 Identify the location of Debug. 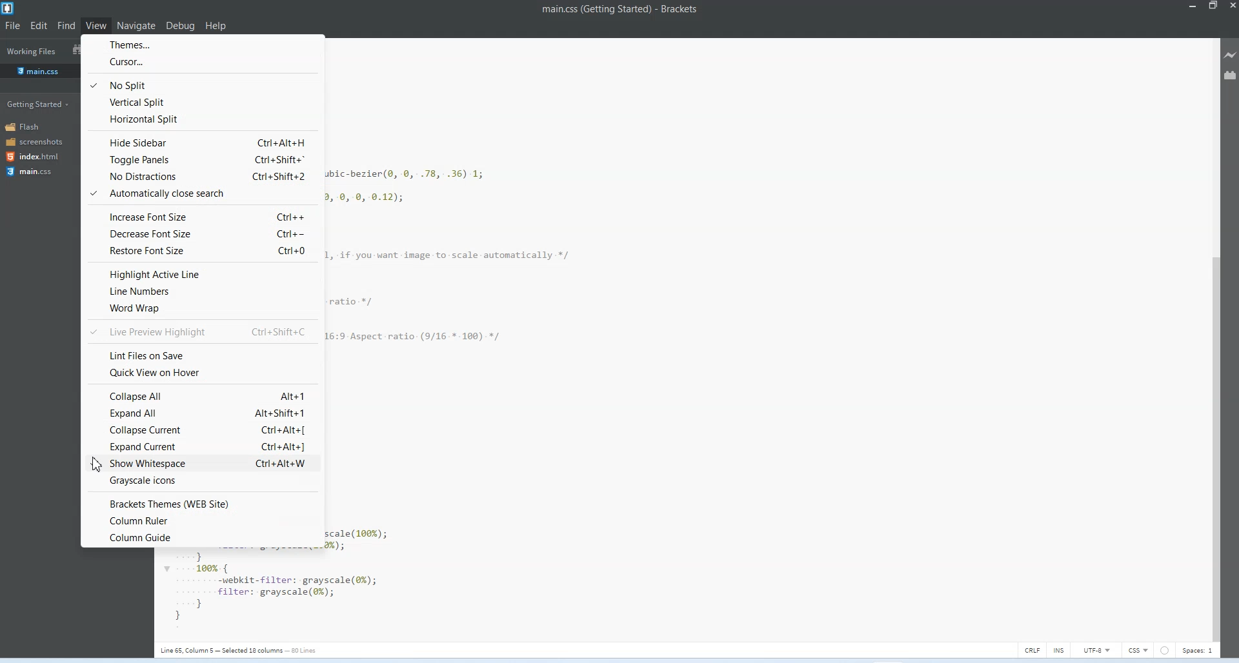
(179, 25).